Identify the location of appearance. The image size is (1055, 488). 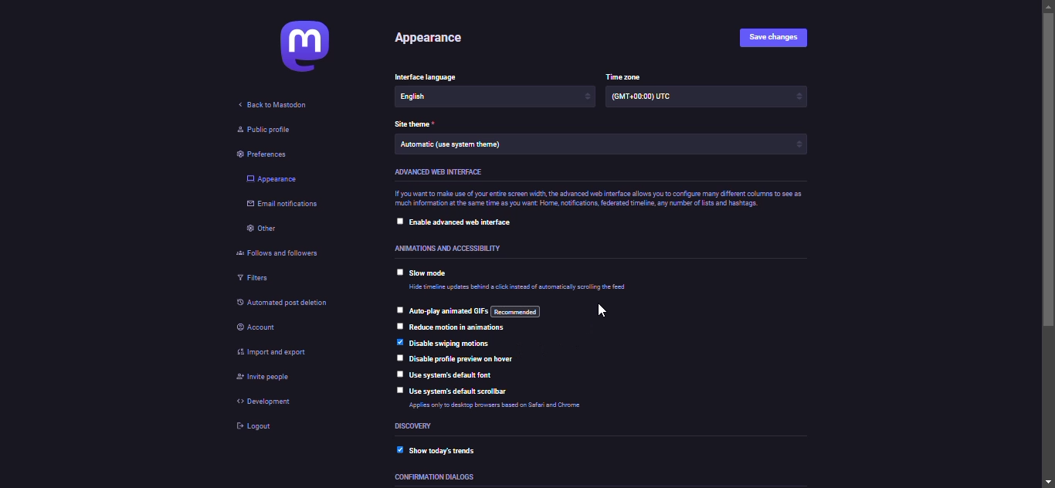
(429, 38).